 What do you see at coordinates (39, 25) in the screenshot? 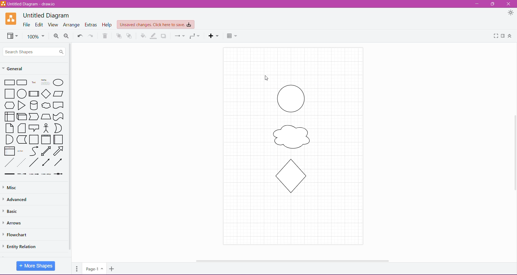
I see `Edit` at bounding box center [39, 25].